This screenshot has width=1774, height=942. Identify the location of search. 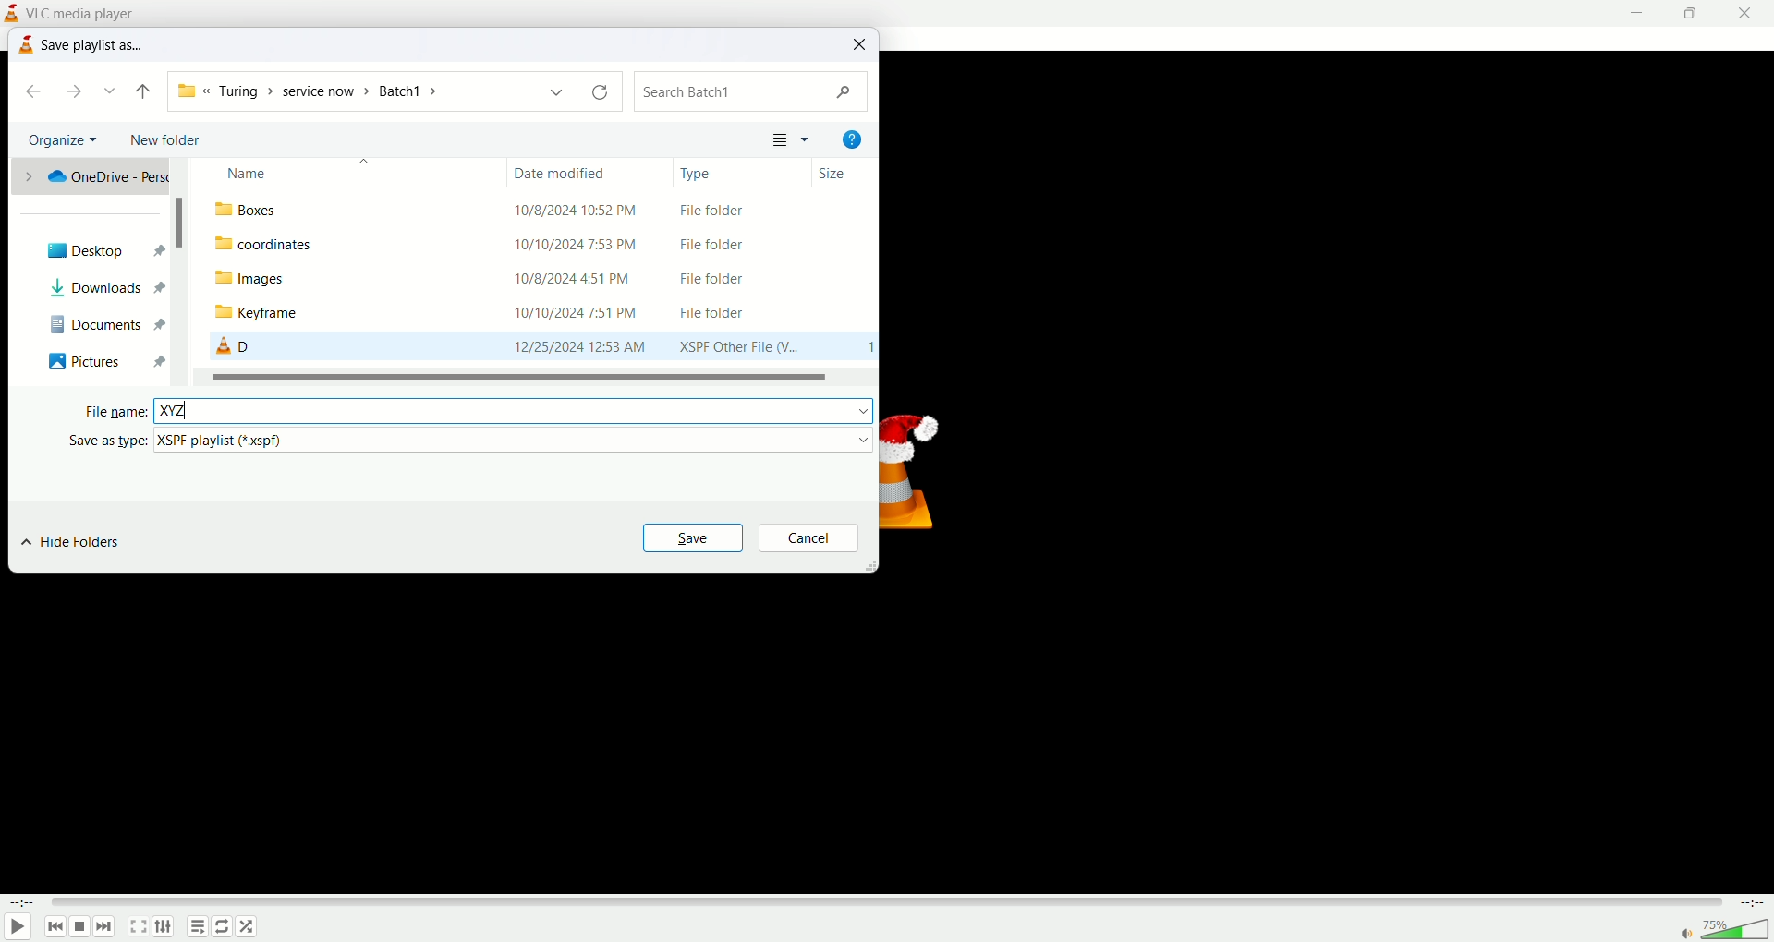
(752, 92).